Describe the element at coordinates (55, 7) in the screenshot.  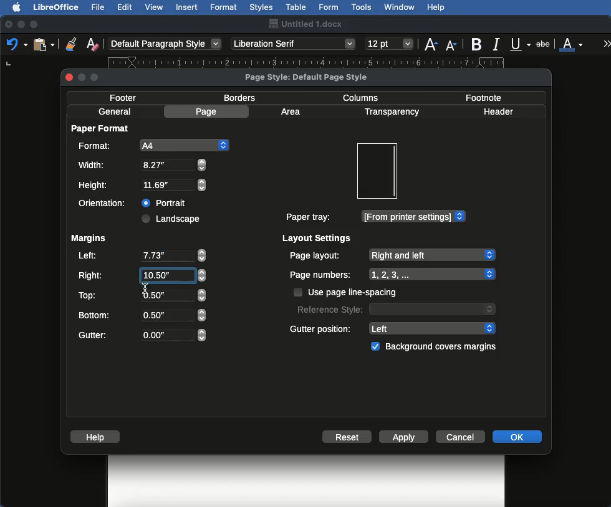
I see `LibreOffice` at that location.